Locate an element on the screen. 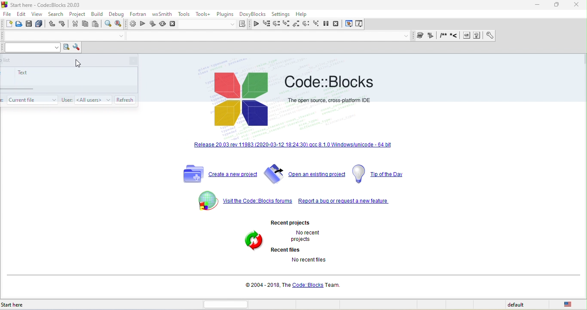 This screenshot has height=310, width=587. doxy wizard is located at coordinates (422, 36).